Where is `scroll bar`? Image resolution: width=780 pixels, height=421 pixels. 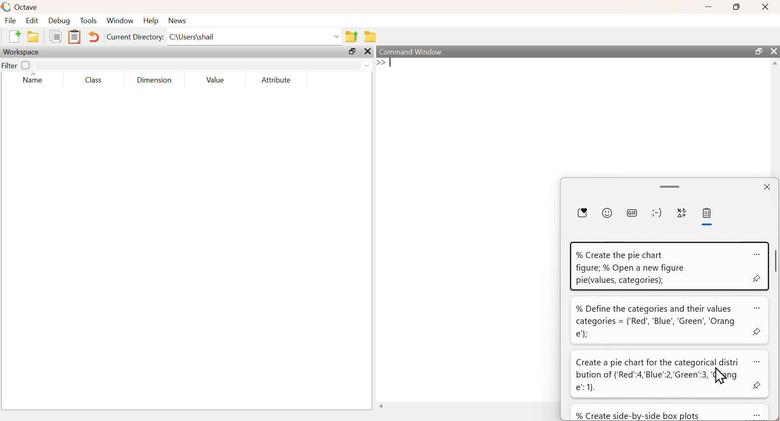 scroll bar is located at coordinates (776, 261).